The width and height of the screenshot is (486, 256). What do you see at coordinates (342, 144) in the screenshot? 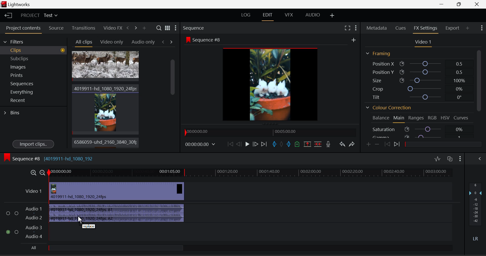
I see `Undo` at bounding box center [342, 144].